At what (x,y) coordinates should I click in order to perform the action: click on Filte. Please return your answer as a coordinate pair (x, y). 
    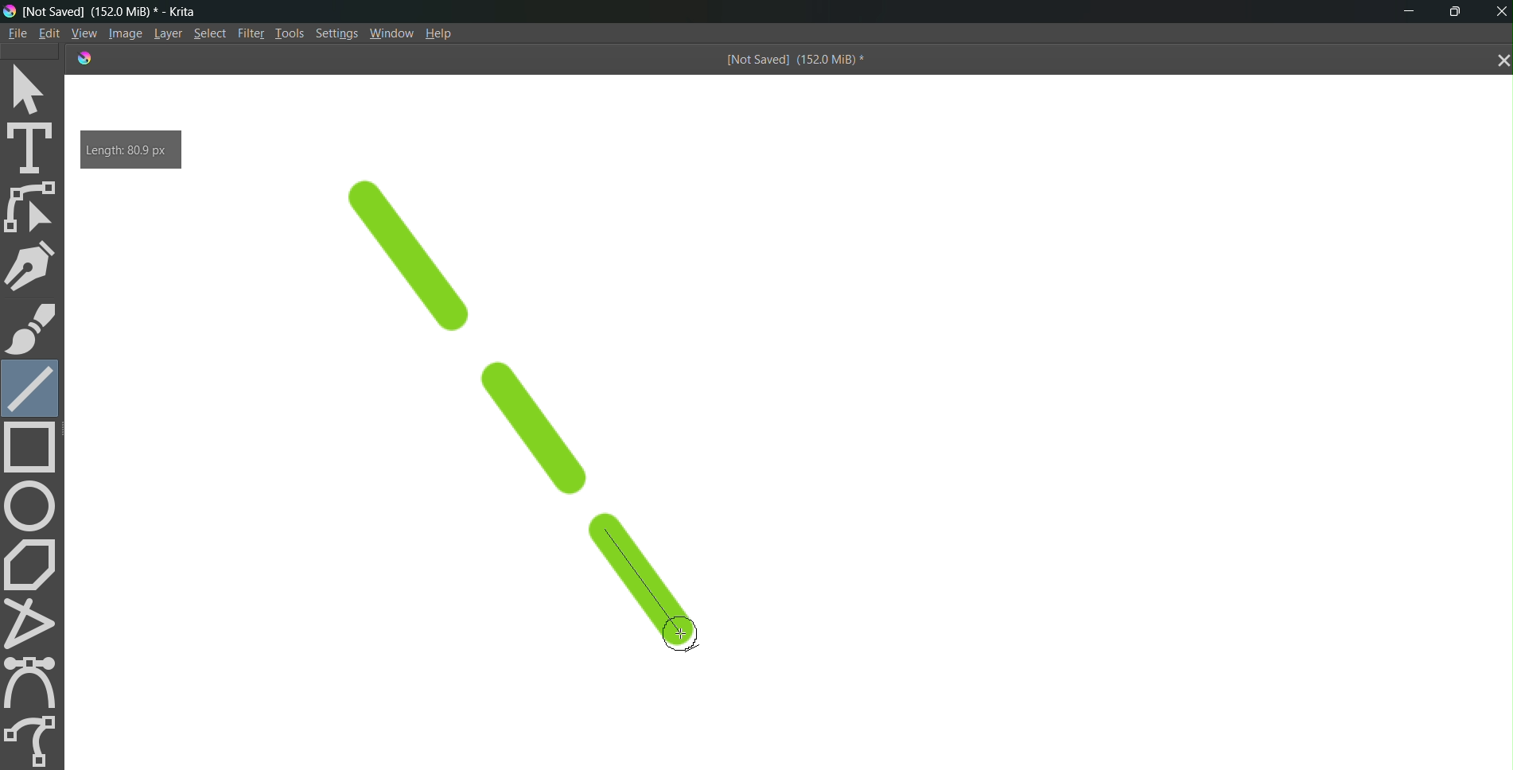
    Looking at the image, I should click on (247, 32).